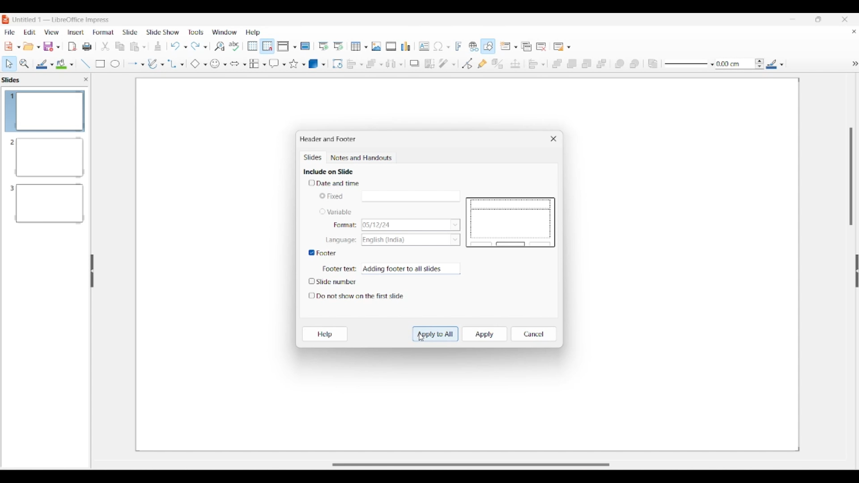  What do you see at coordinates (510, 223) in the screenshot?
I see `Slide preview` at bounding box center [510, 223].